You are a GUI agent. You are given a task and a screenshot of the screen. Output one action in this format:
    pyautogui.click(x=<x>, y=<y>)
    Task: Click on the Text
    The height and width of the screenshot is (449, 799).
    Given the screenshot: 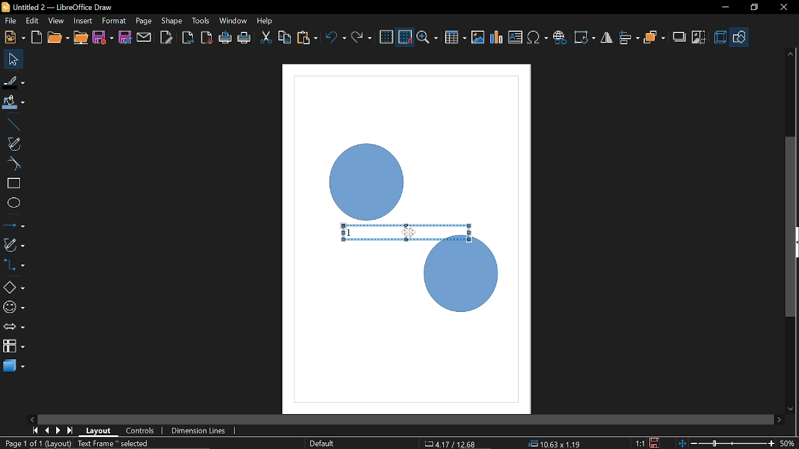 What is the action you would take?
    pyautogui.click(x=516, y=37)
    